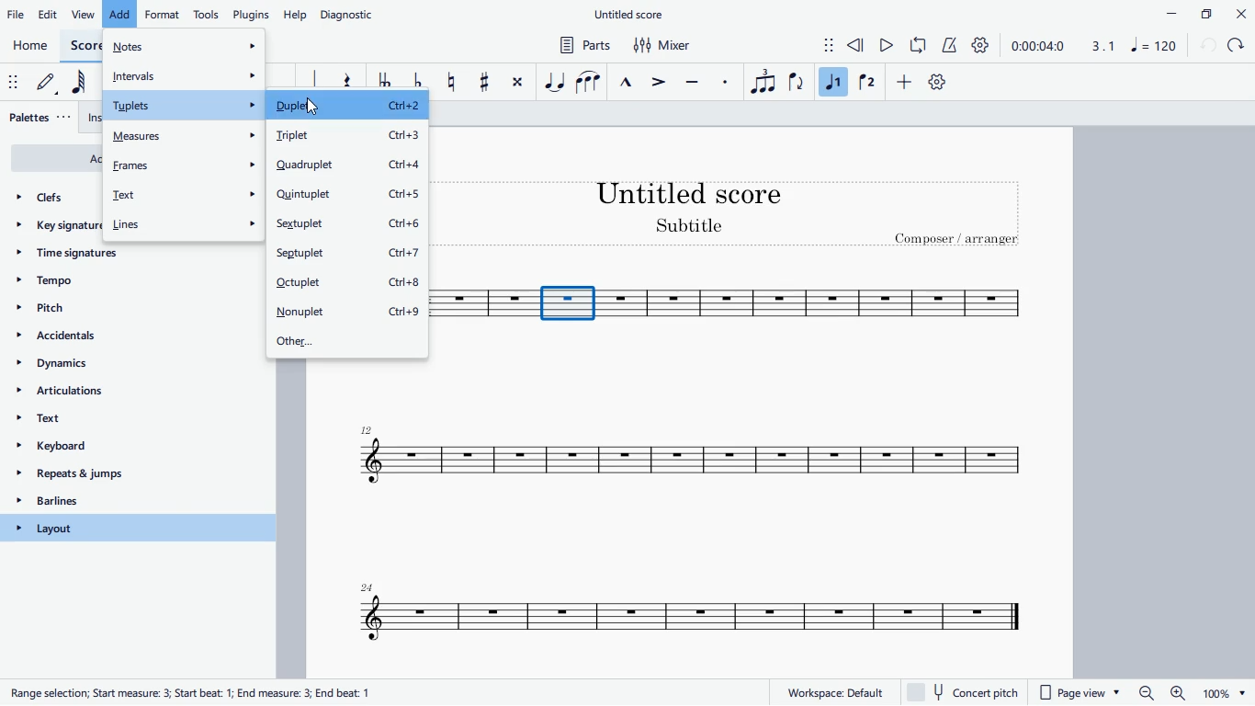 This screenshot has height=706, width=1255. I want to click on barlines, so click(120, 503).